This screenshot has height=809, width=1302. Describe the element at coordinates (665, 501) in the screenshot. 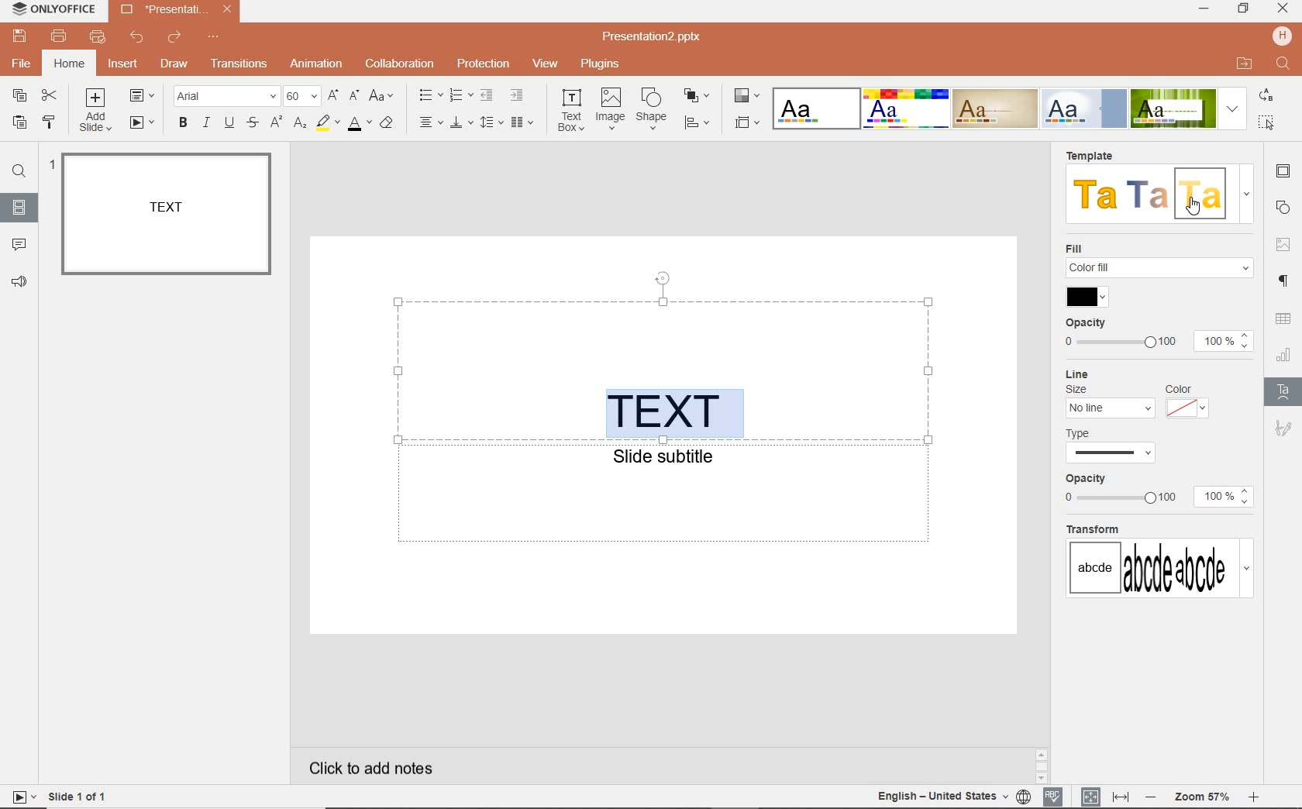

I see `TEXT FIELD` at that location.